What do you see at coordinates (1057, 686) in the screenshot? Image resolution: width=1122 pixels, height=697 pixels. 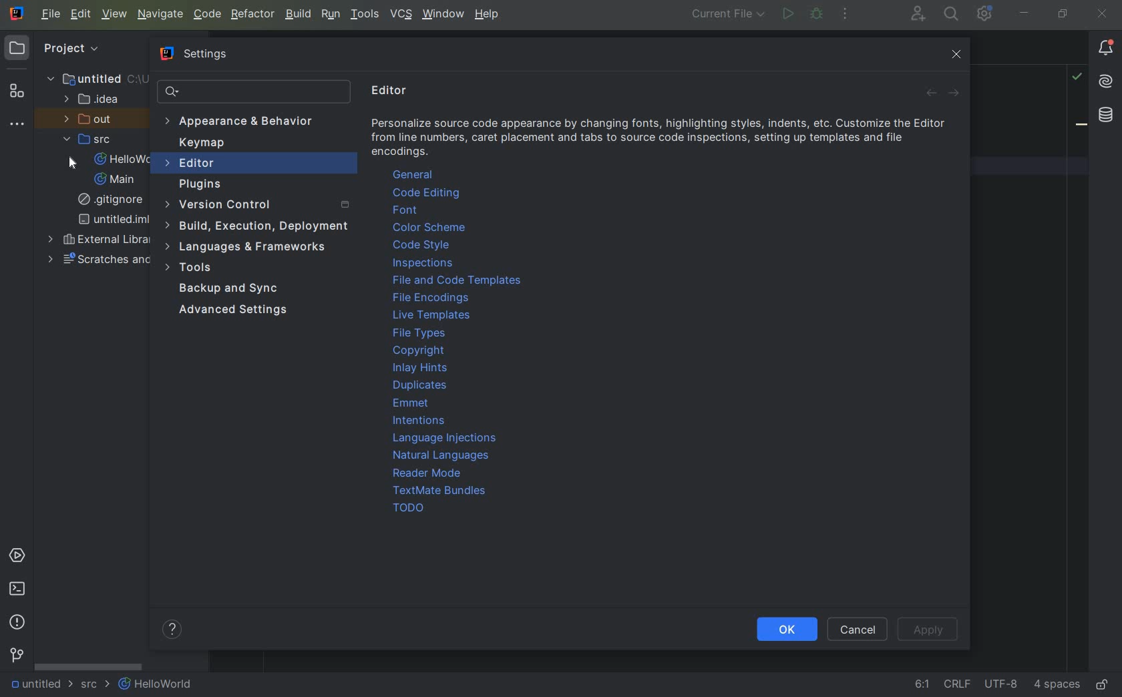 I see `Indent` at bounding box center [1057, 686].